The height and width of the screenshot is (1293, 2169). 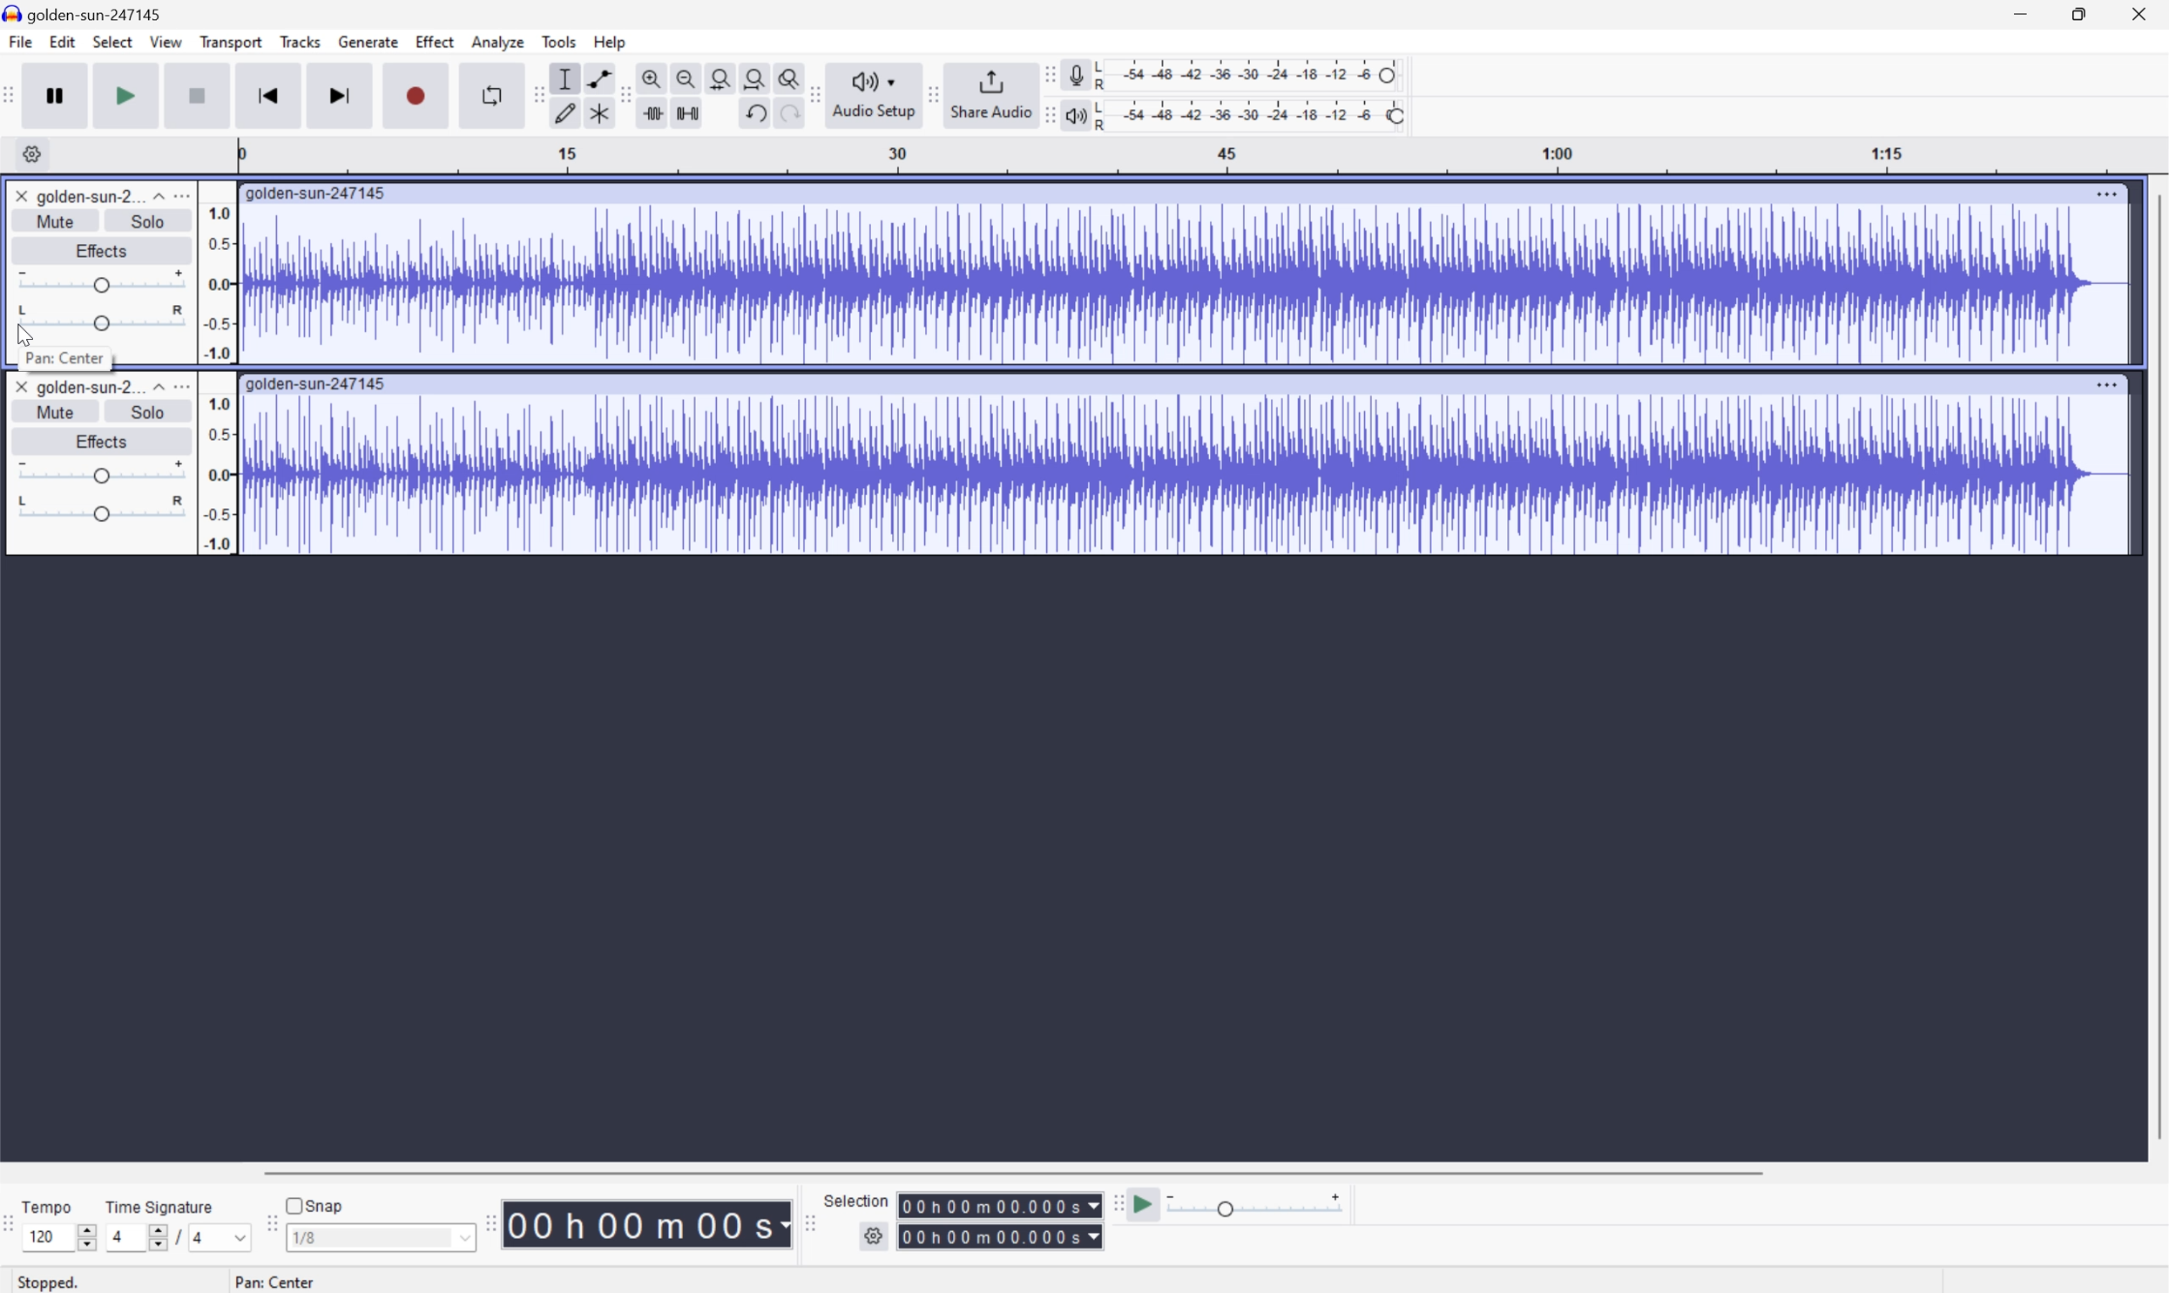 What do you see at coordinates (500, 43) in the screenshot?
I see `Analyze` at bounding box center [500, 43].